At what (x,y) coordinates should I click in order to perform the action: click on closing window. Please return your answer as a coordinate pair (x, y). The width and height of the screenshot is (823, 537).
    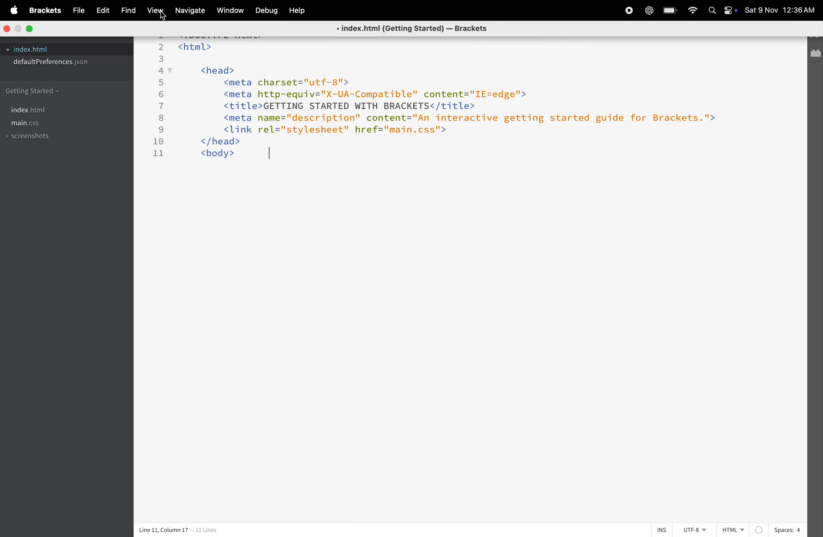
    Looking at the image, I should click on (7, 28).